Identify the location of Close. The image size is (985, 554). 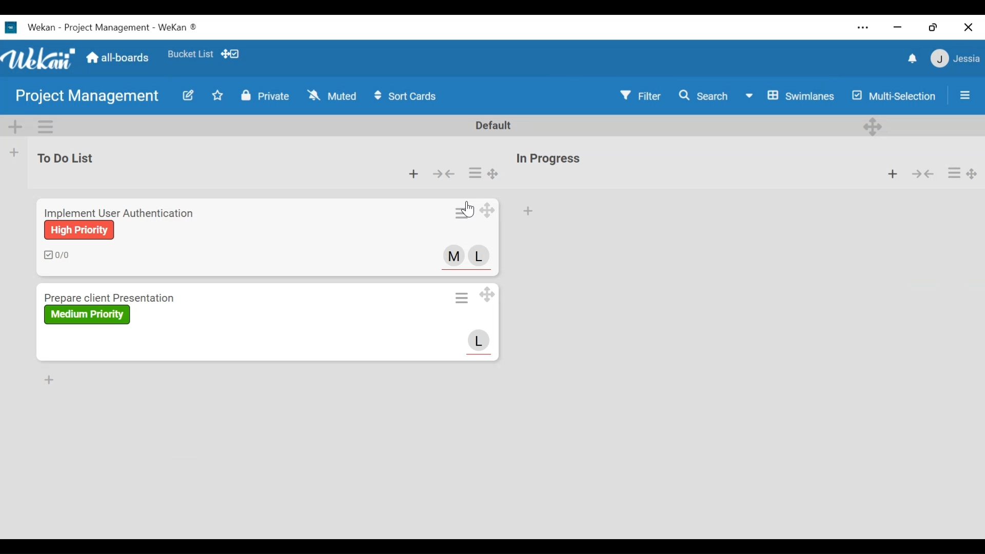
(968, 27).